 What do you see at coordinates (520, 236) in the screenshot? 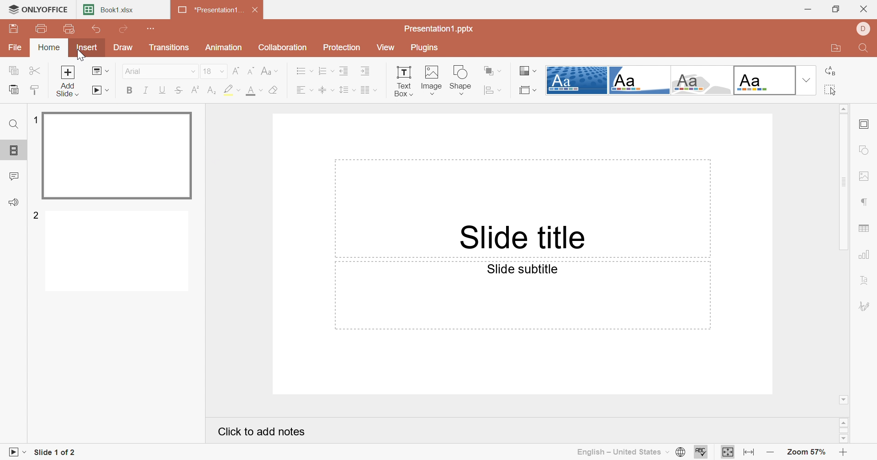
I see `Slide title` at bounding box center [520, 236].